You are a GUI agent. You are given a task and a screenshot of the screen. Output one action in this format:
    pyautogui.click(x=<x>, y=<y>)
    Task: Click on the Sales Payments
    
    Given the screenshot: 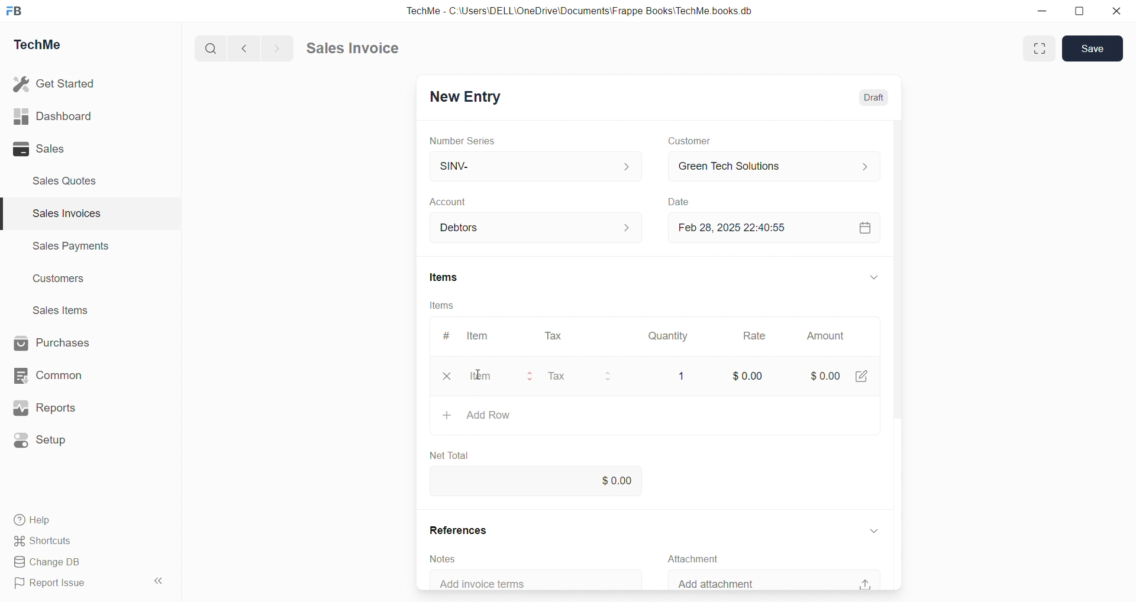 What is the action you would take?
    pyautogui.click(x=72, y=245)
    